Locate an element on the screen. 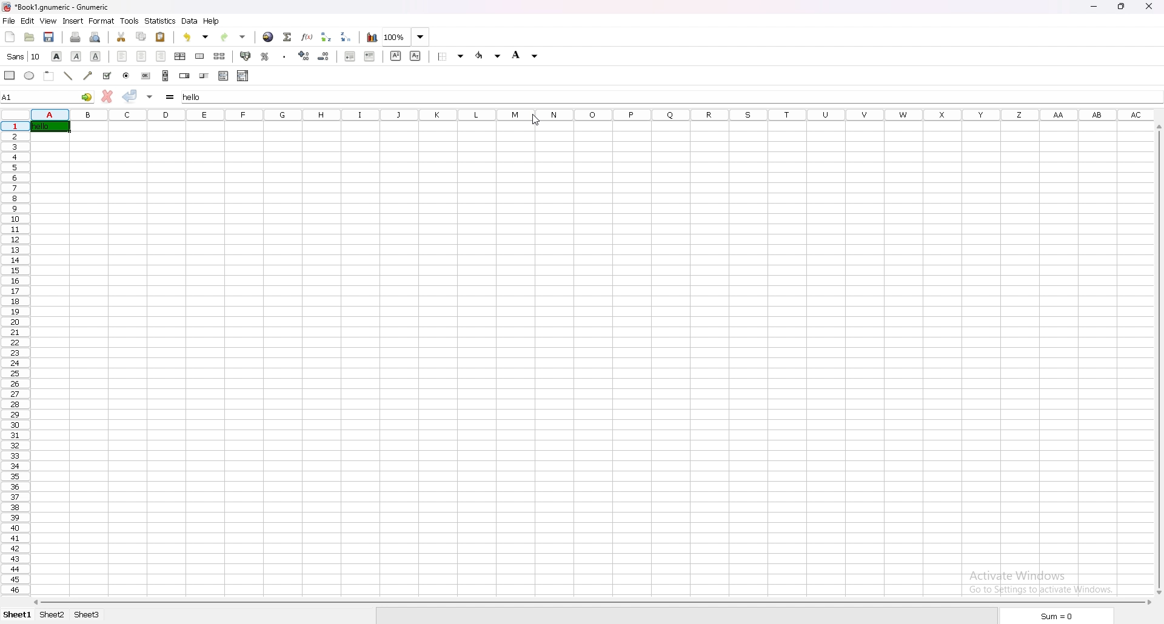 The width and height of the screenshot is (1164, 624). Sum=0 is located at coordinates (1055, 616).